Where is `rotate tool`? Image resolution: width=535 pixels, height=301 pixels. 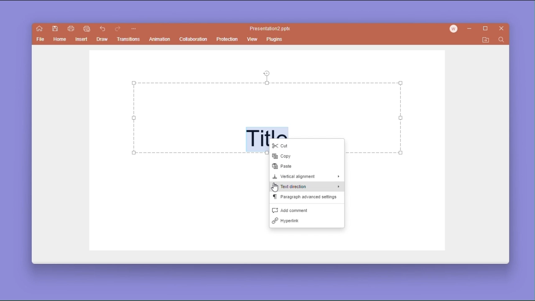
rotate tool is located at coordinates (267, 73).